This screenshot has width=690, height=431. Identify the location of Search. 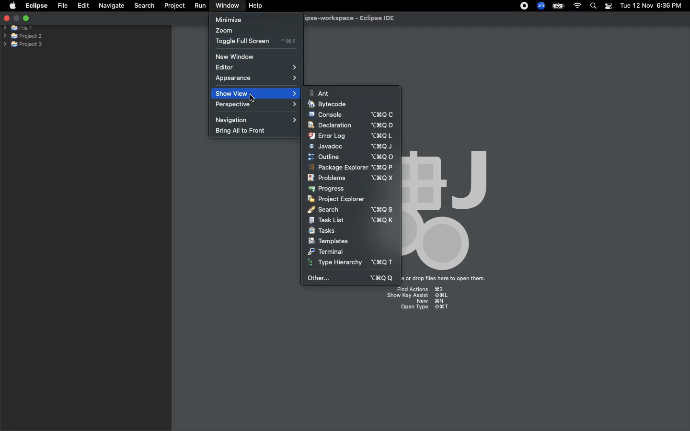
(350, 209).